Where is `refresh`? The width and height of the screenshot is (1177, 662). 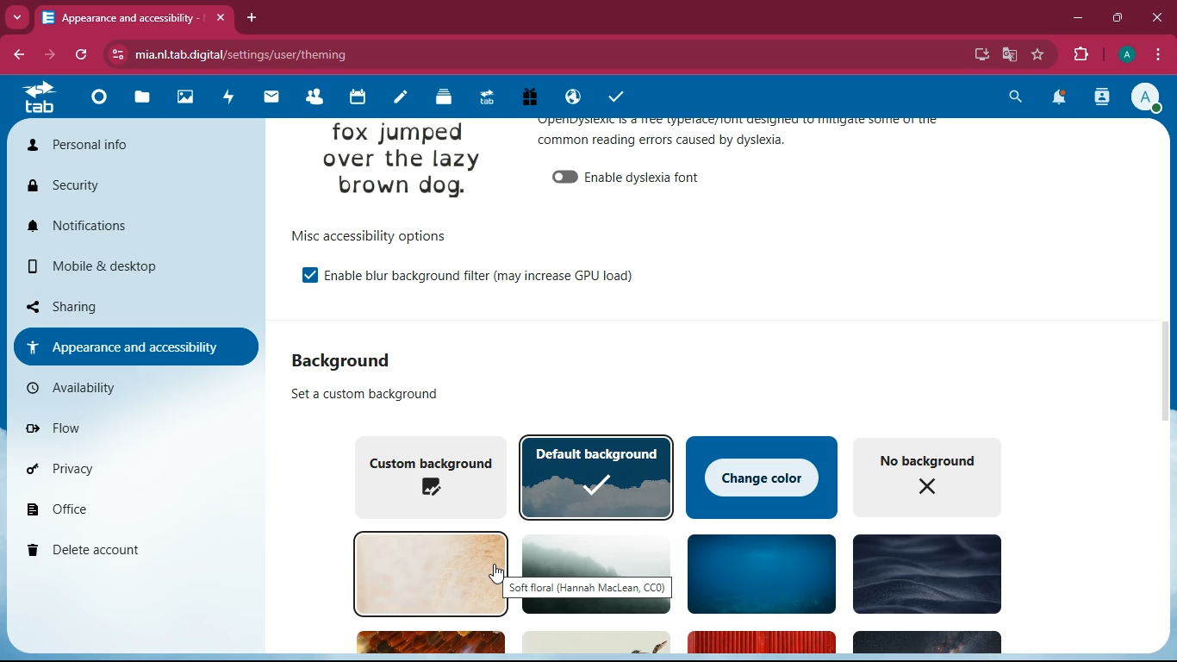
refresh is located at coordinates (81, 54).